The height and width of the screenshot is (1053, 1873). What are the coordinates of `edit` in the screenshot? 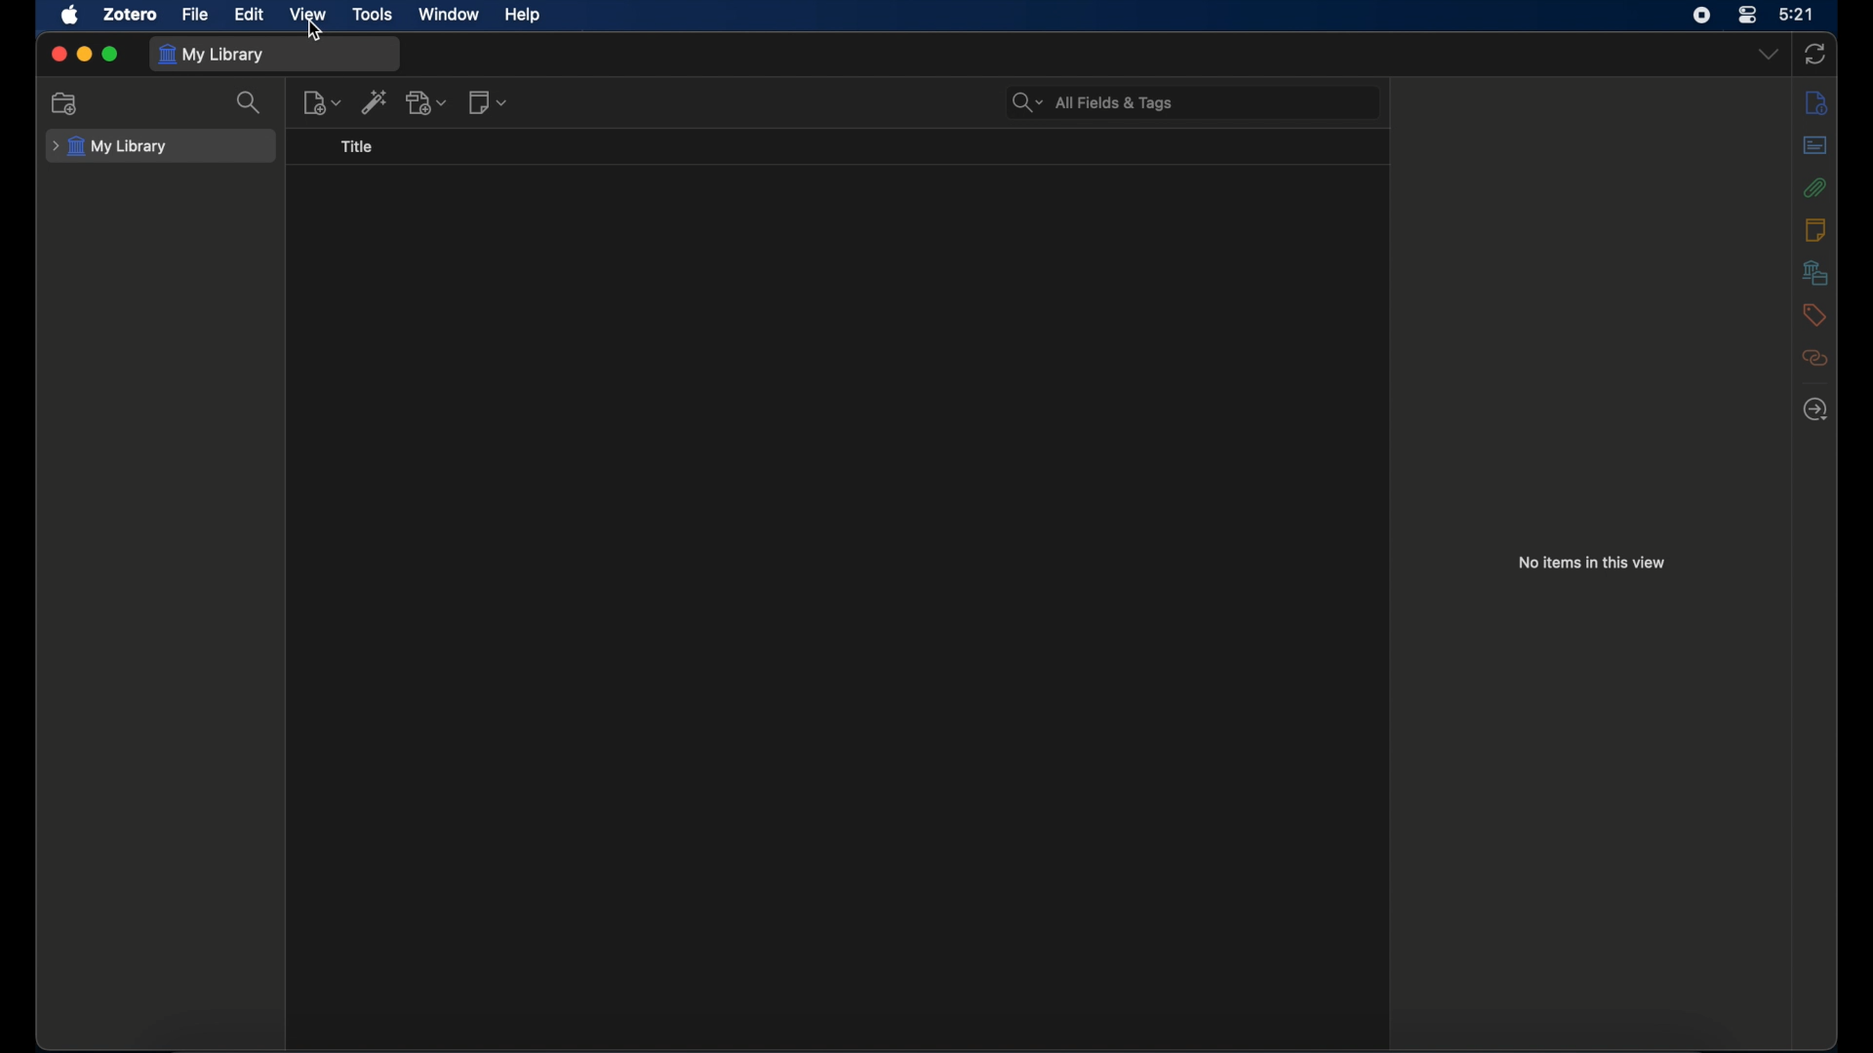 It's located at (251, 16).